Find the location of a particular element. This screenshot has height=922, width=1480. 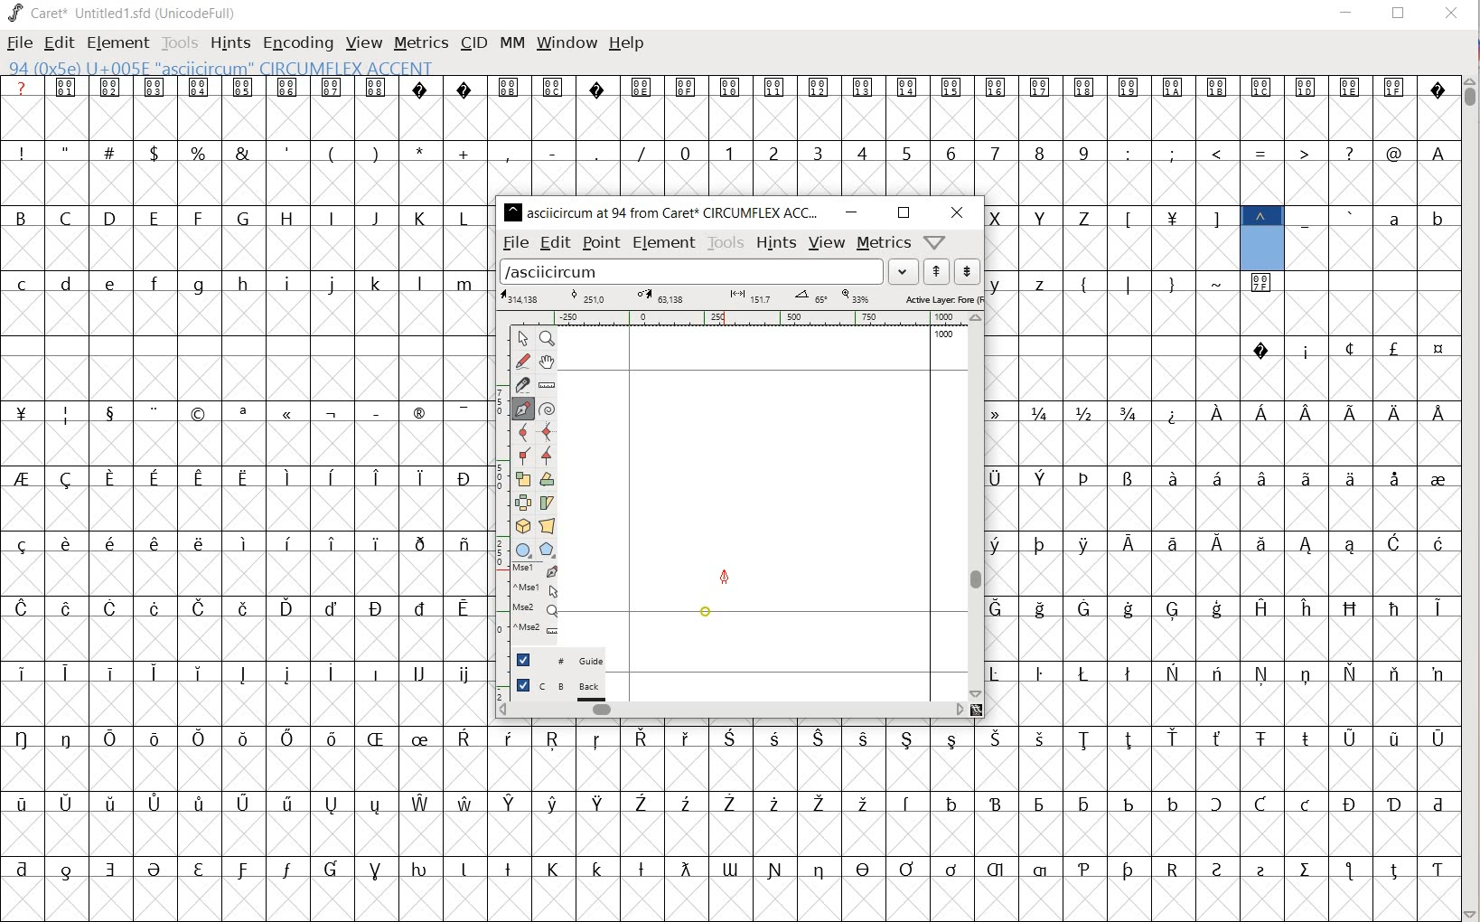

minimize is located at coordinates (852, 212).